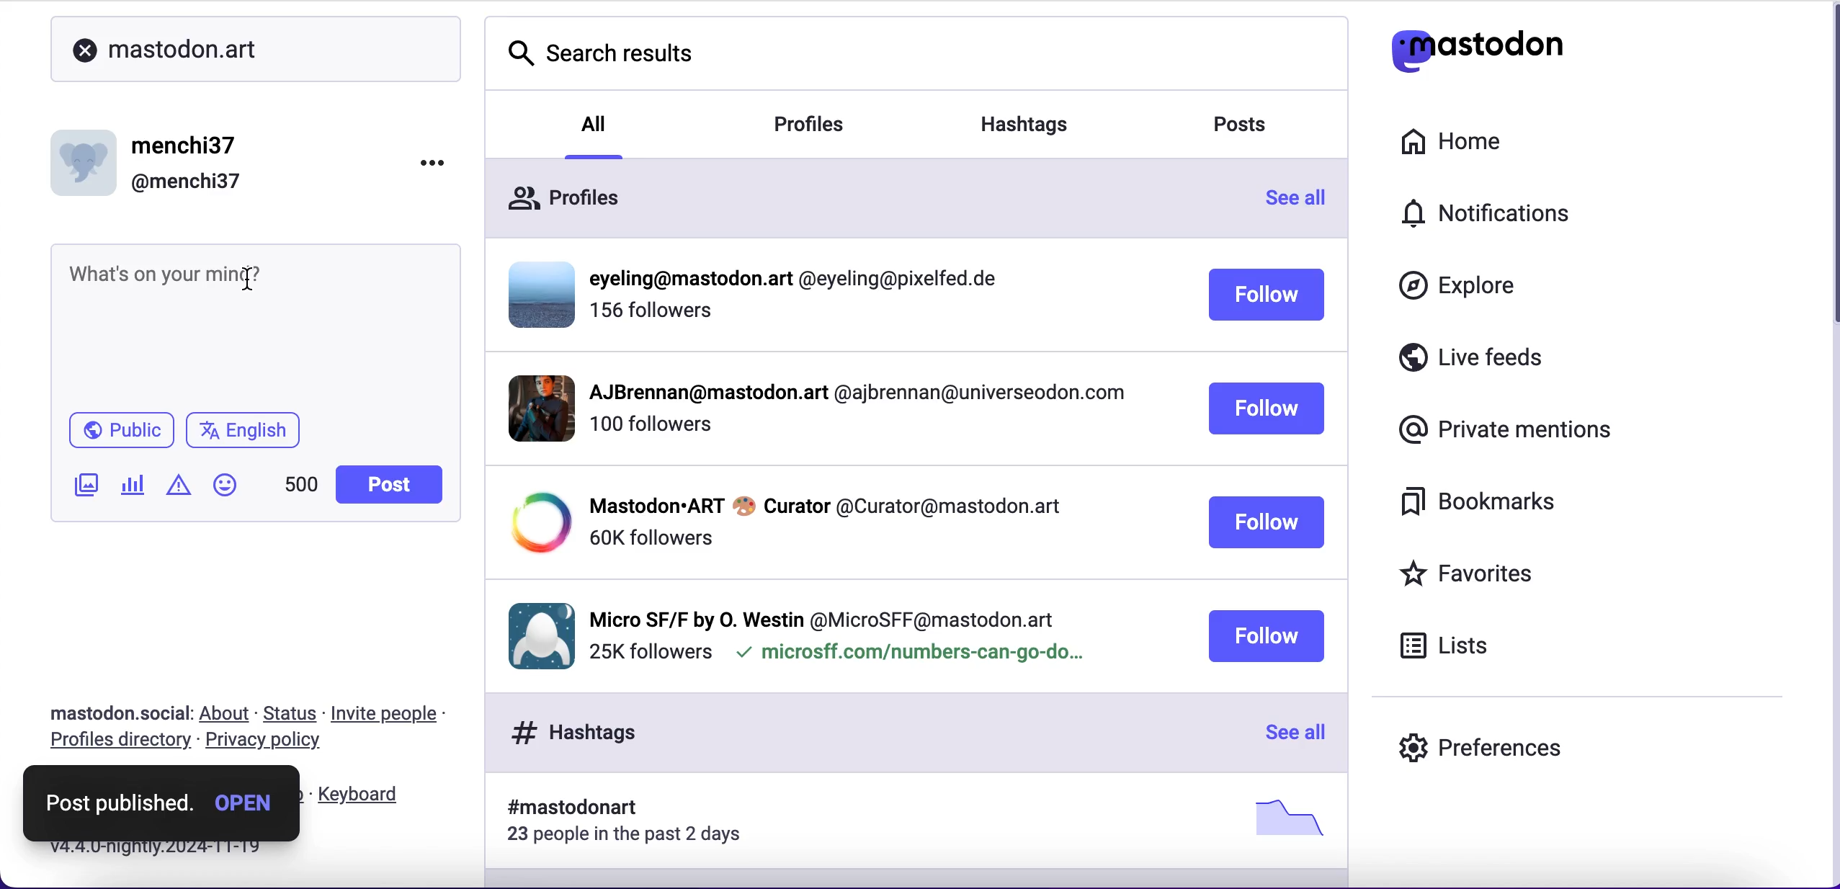  I want to click on profile, so click(823, 616).